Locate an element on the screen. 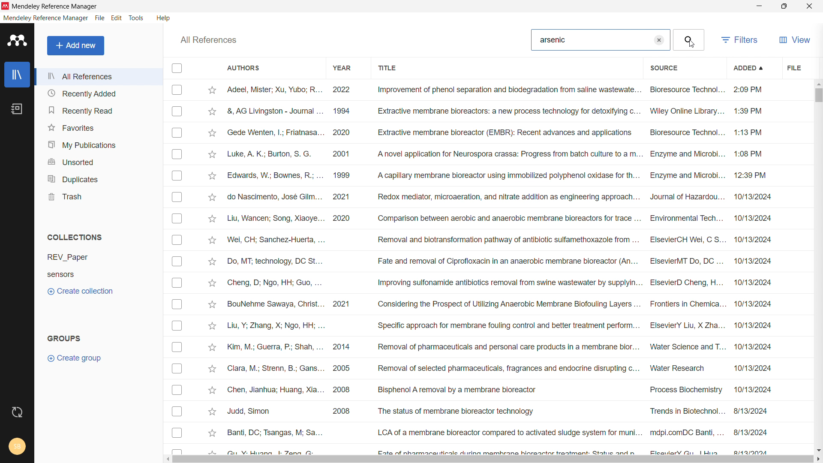 Image resolution: width=823 pixels, height=463 pixels. favorites is located at coordinates (99, 127).